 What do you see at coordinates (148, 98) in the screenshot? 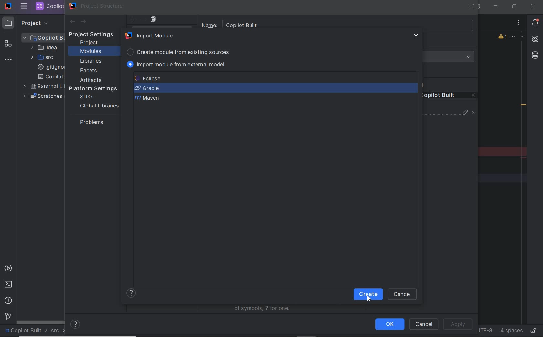
I see `Maven` at bounding box center [148, 98].